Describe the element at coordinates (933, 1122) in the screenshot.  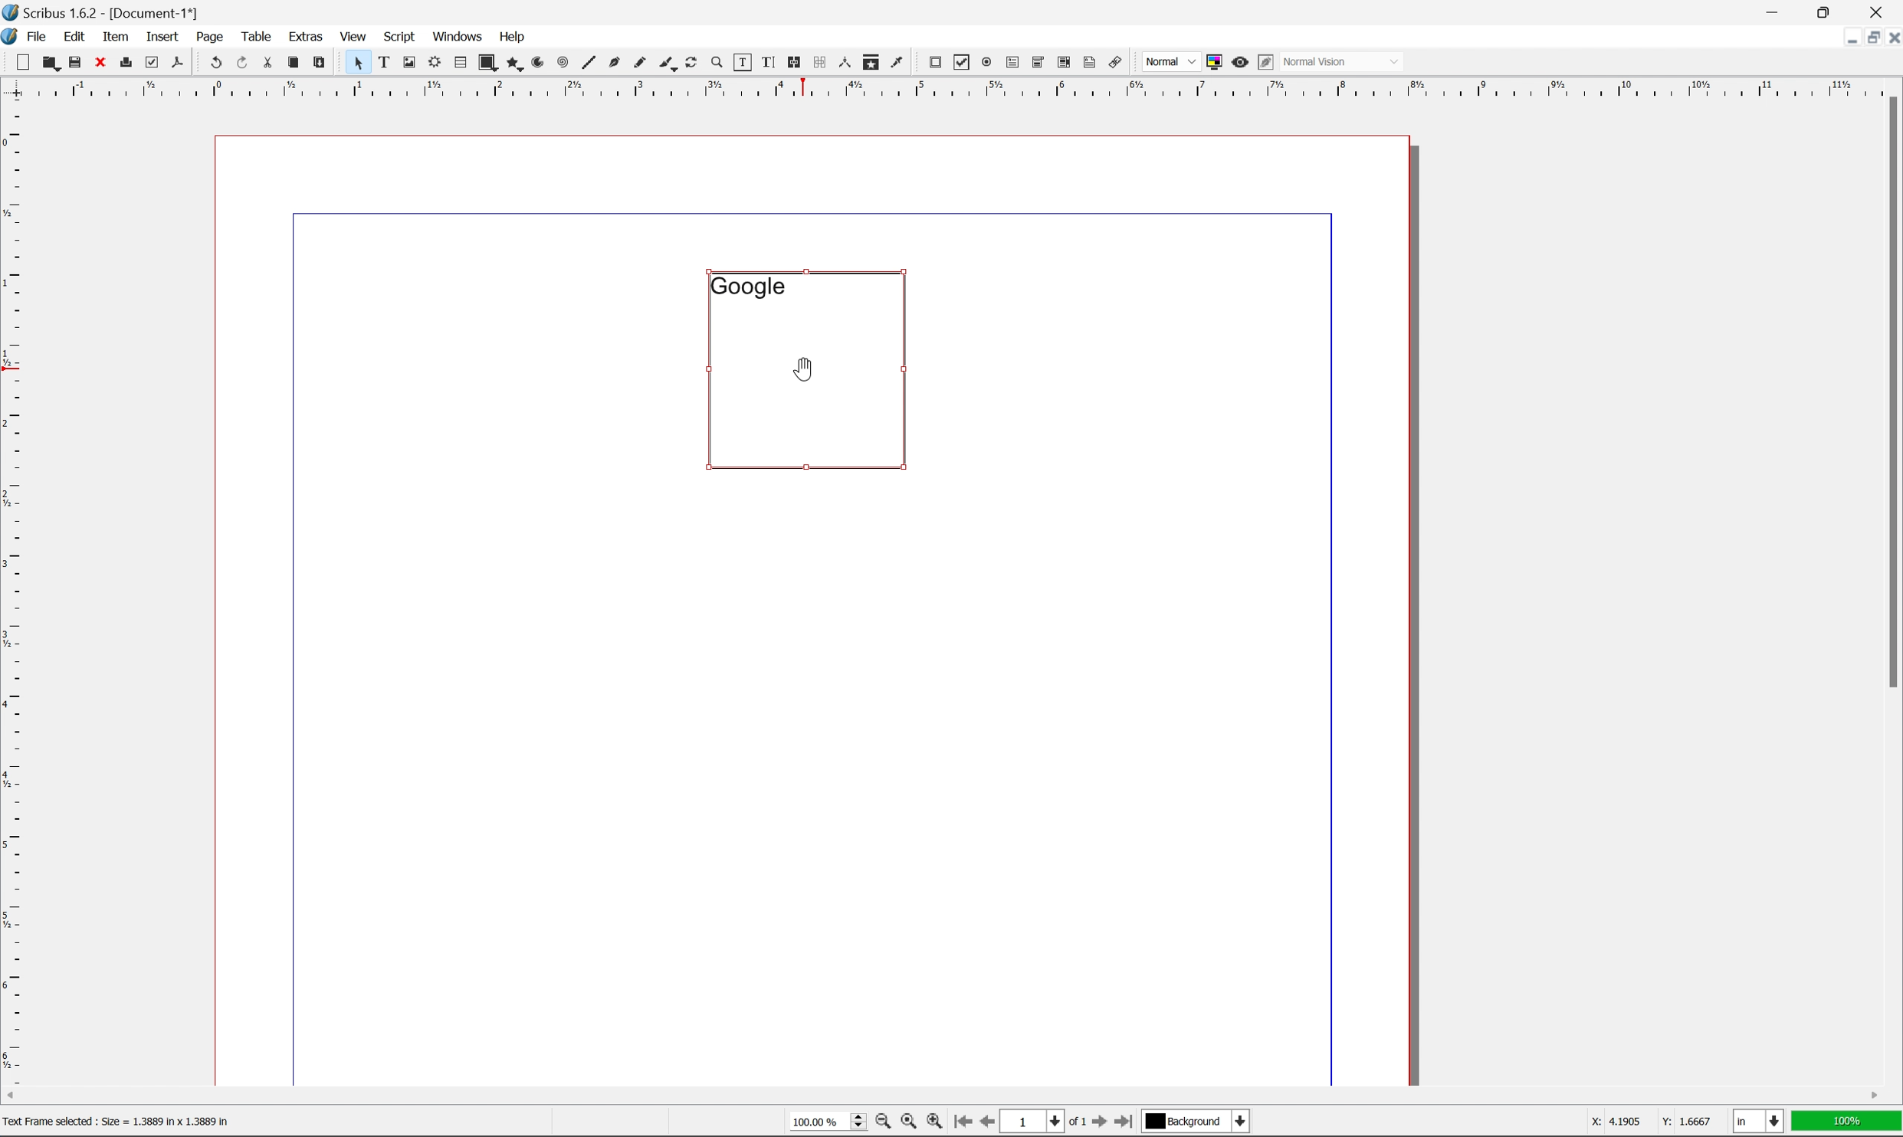
I see `zoom in` at that location.